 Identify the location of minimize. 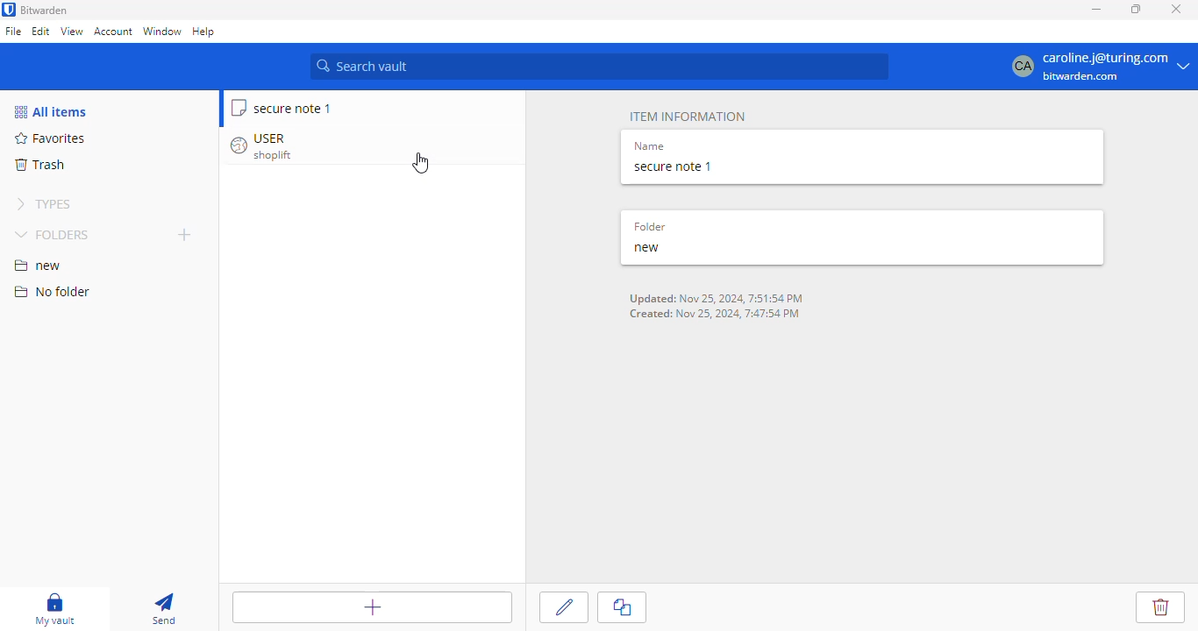
(1096, 10).